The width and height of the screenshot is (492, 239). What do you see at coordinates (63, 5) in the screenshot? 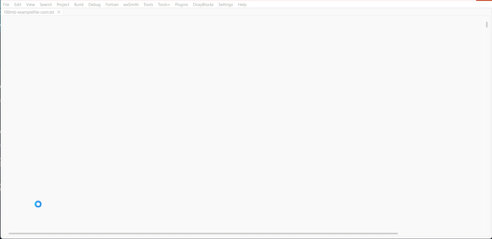
I see `Project` at bounding box center [63, 5].